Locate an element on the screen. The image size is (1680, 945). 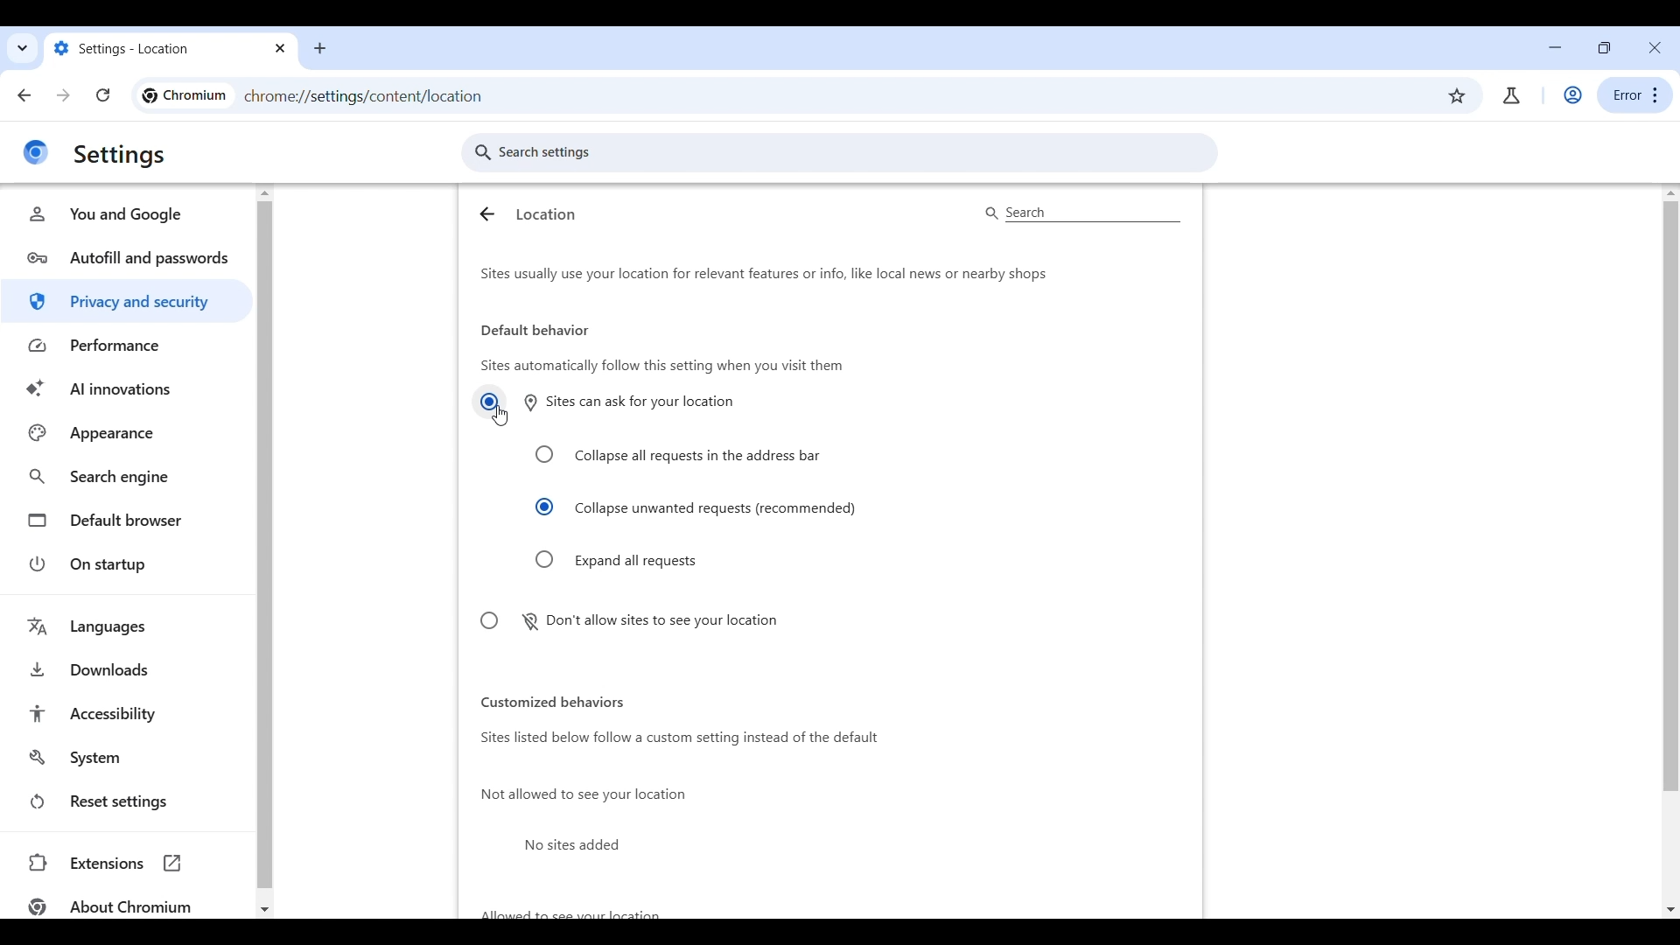
Open new tab is located at coordinates (321, 49).